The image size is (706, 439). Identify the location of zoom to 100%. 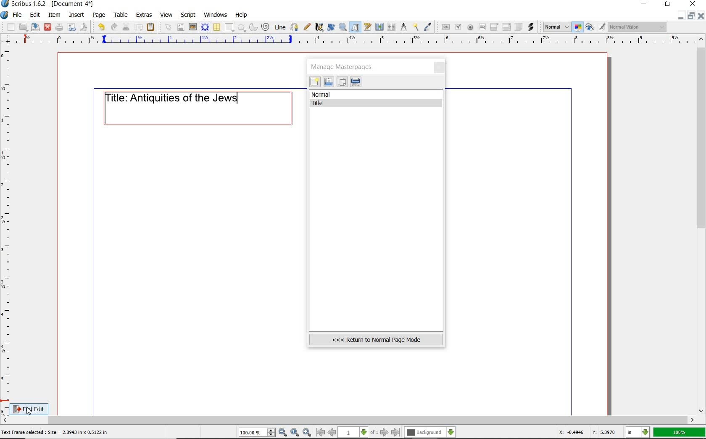
(295, 433).